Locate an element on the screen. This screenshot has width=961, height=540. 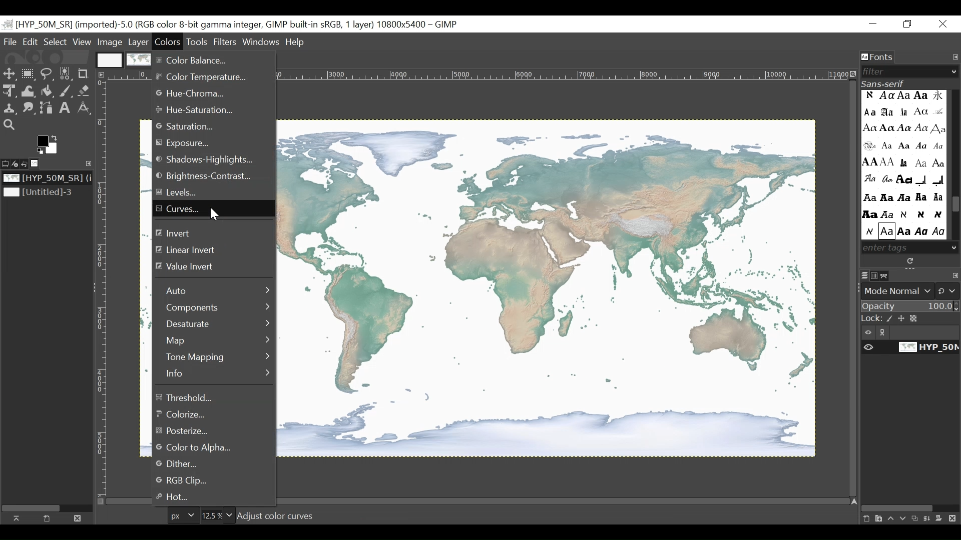
Active foreground/background is located at coordinates (50, 144).